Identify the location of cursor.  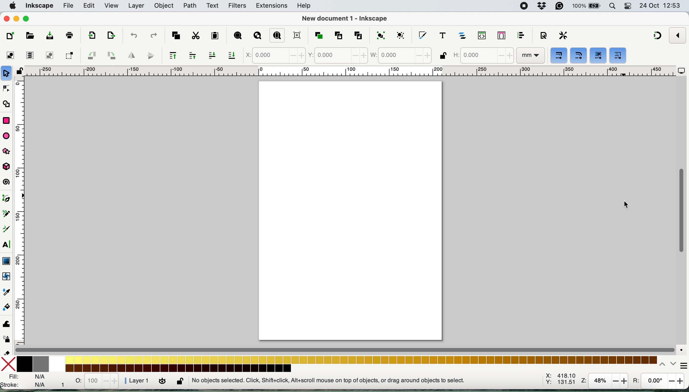
(681, 368).